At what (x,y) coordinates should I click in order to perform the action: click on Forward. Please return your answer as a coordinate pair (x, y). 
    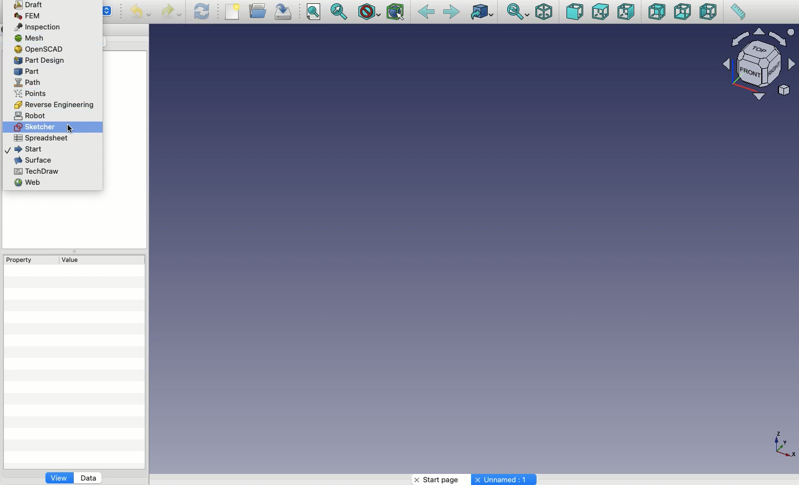
    Looking at the image, I should click on (452, 13).